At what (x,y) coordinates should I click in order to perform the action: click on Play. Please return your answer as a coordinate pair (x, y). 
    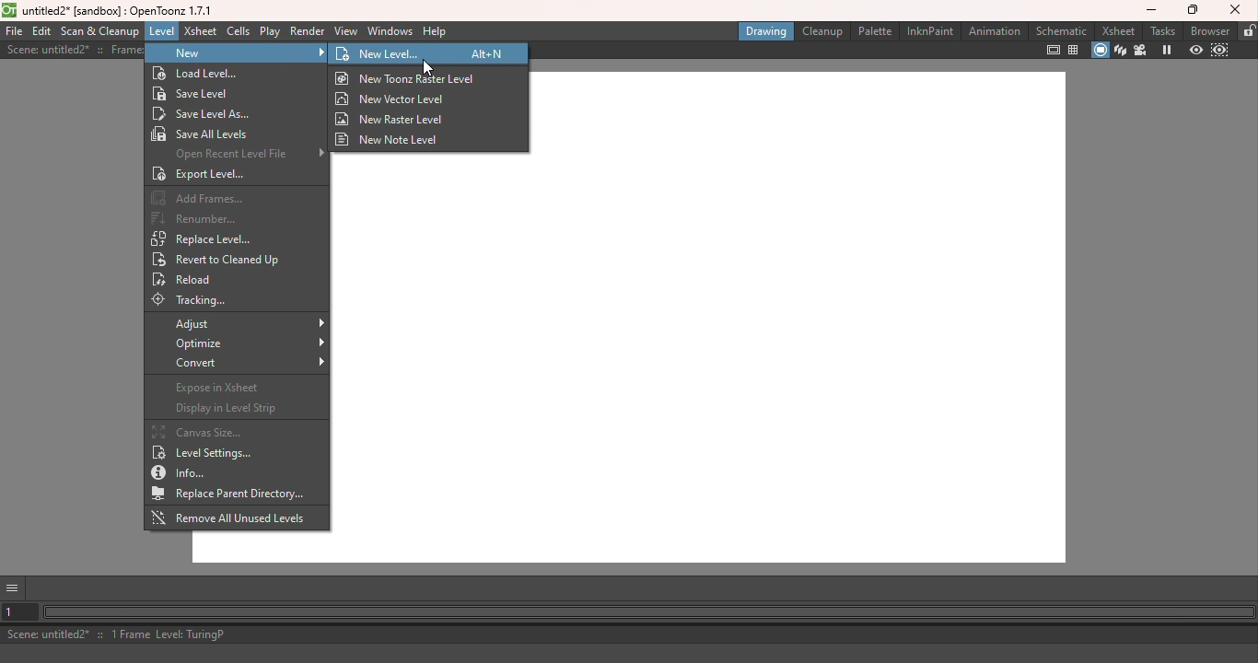
    Looking at the image, I should click on (270, 31).